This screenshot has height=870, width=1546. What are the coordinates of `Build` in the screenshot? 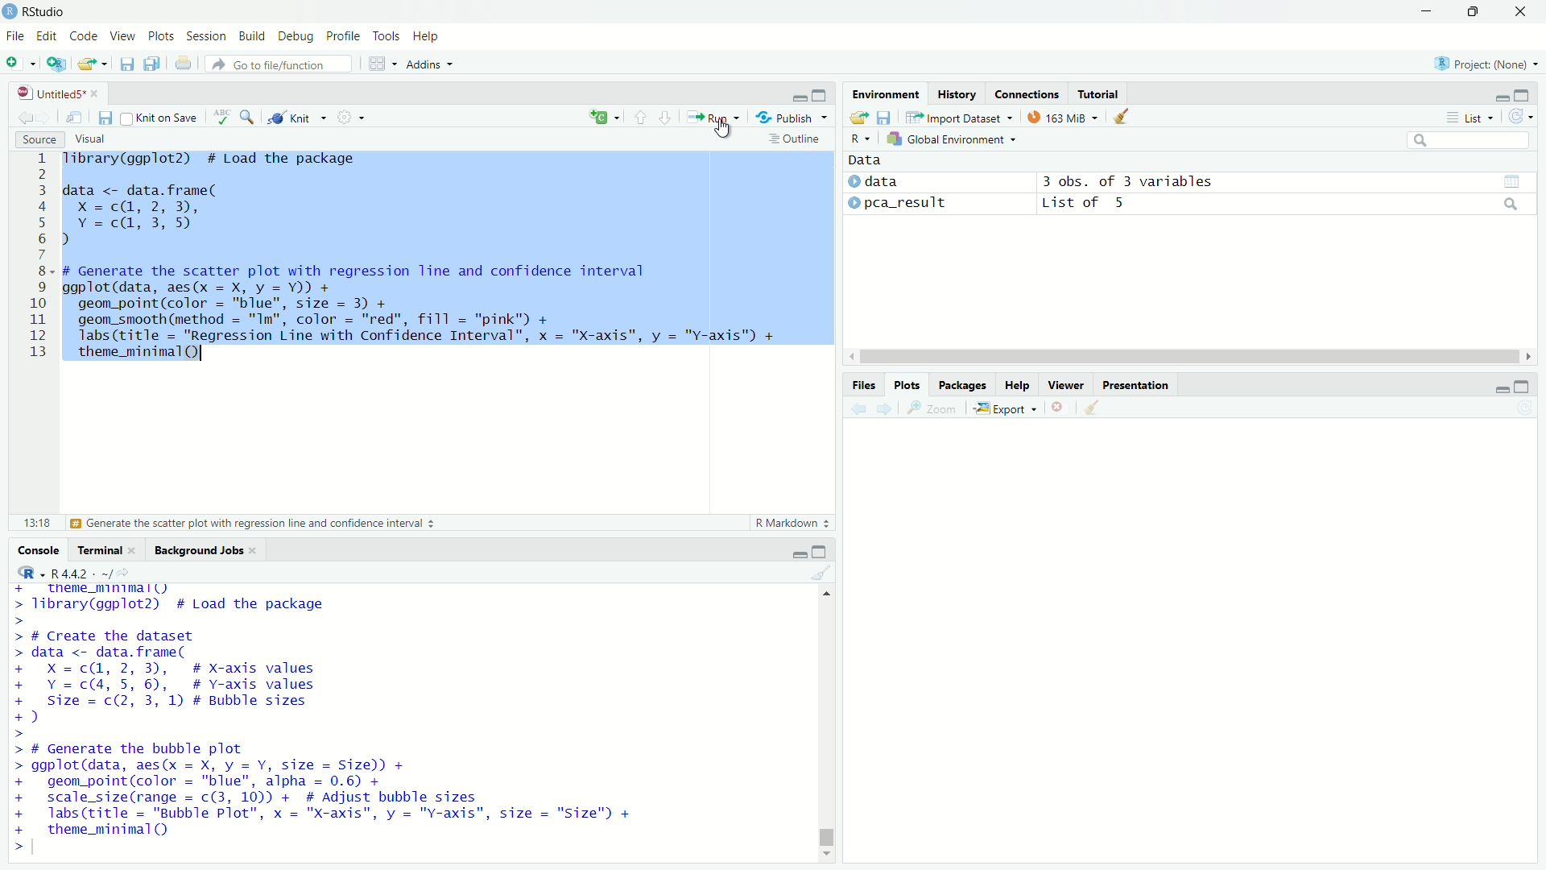 It's located at (252, 35).